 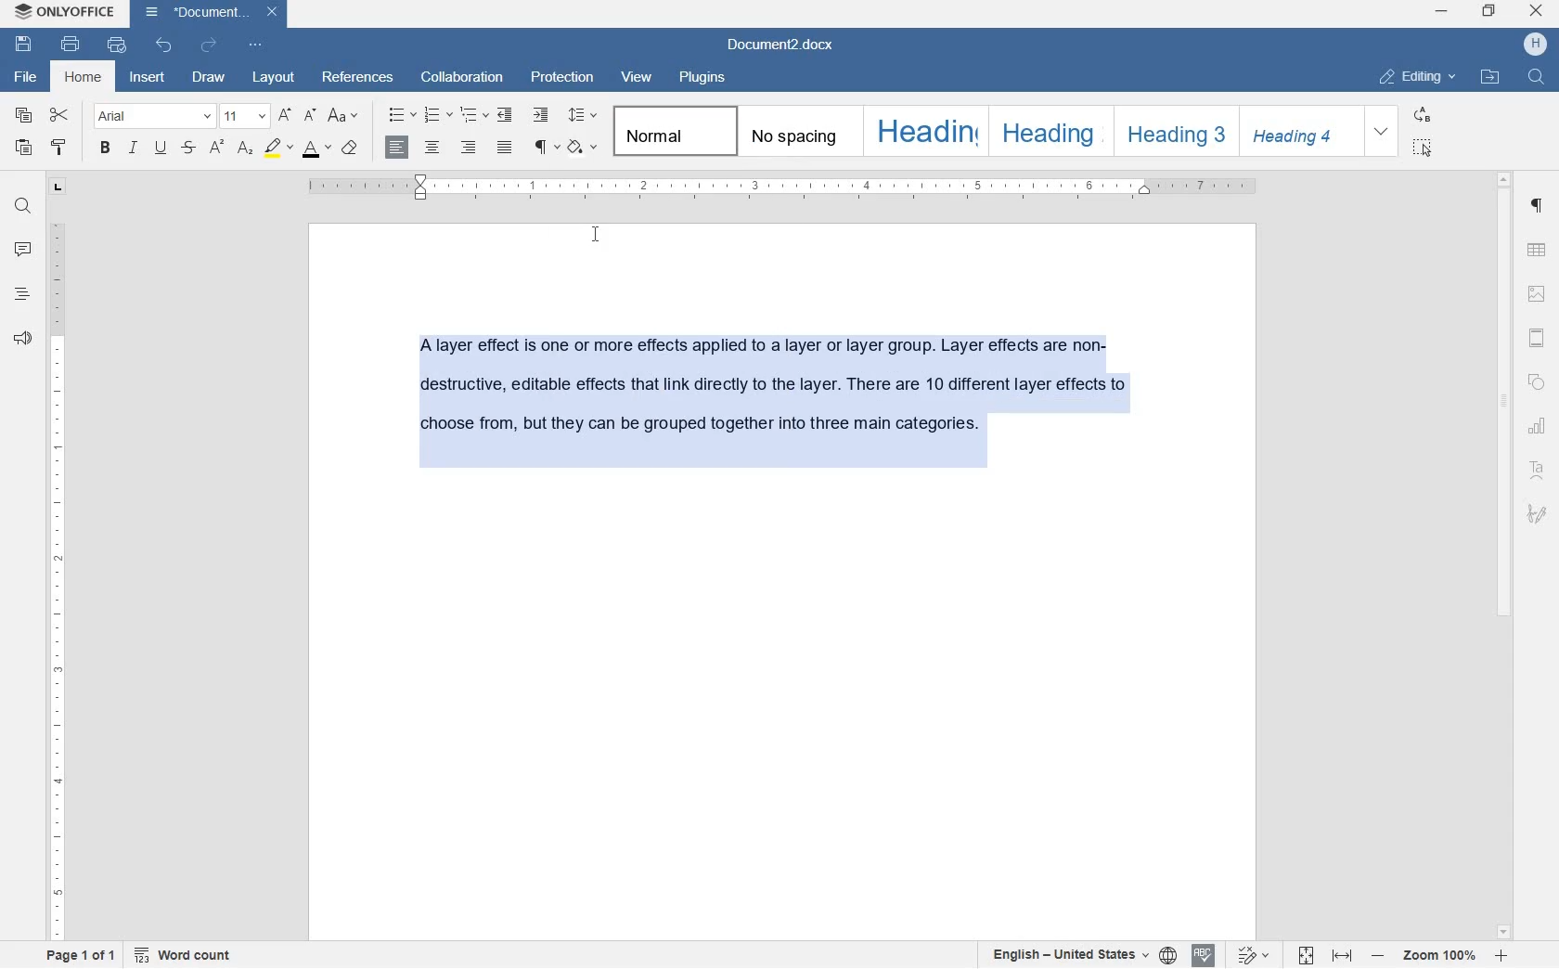 What do you see at coordinates (23, 114) in the screenshot?
I see `copy` at bounding box center [23, 114].